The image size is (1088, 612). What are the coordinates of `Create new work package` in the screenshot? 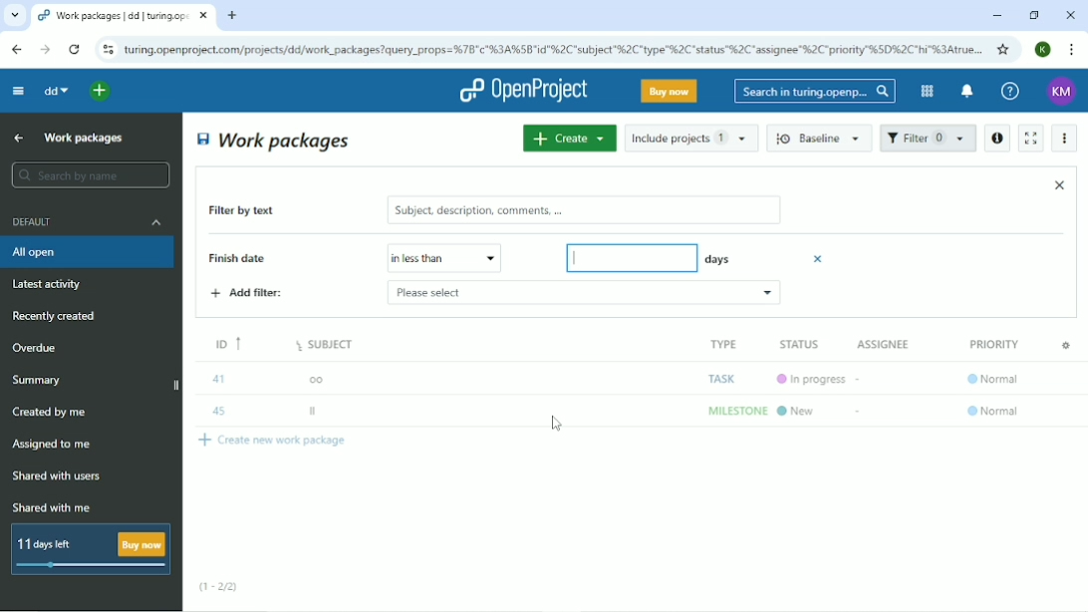 It's located at (276, 445).